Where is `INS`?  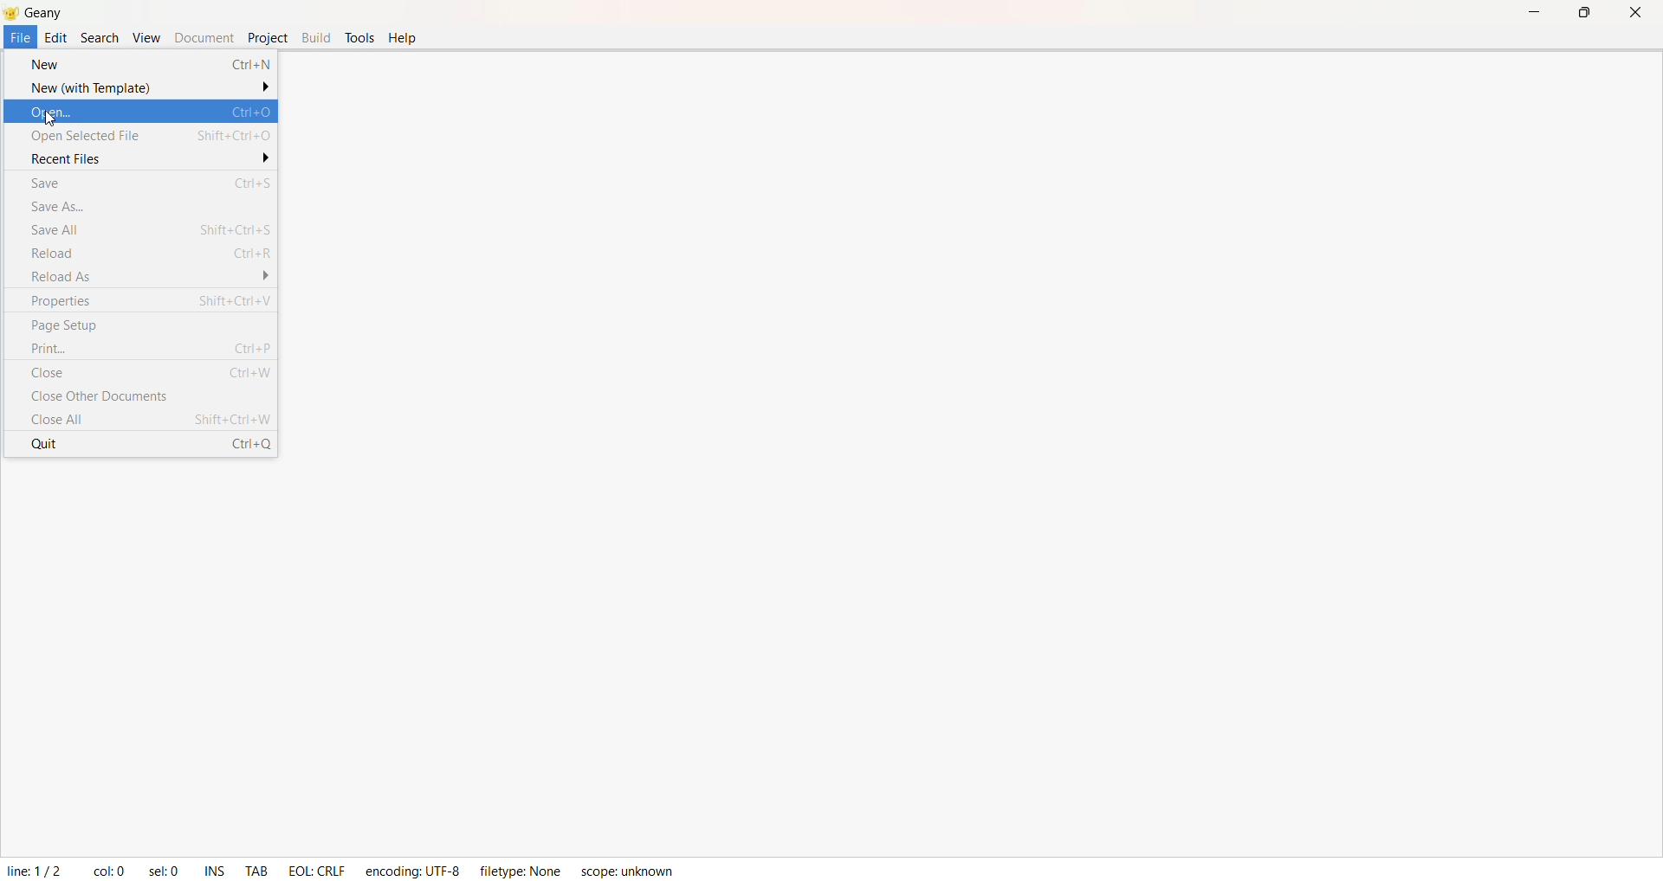
INS is located at coordinates (214, 871).